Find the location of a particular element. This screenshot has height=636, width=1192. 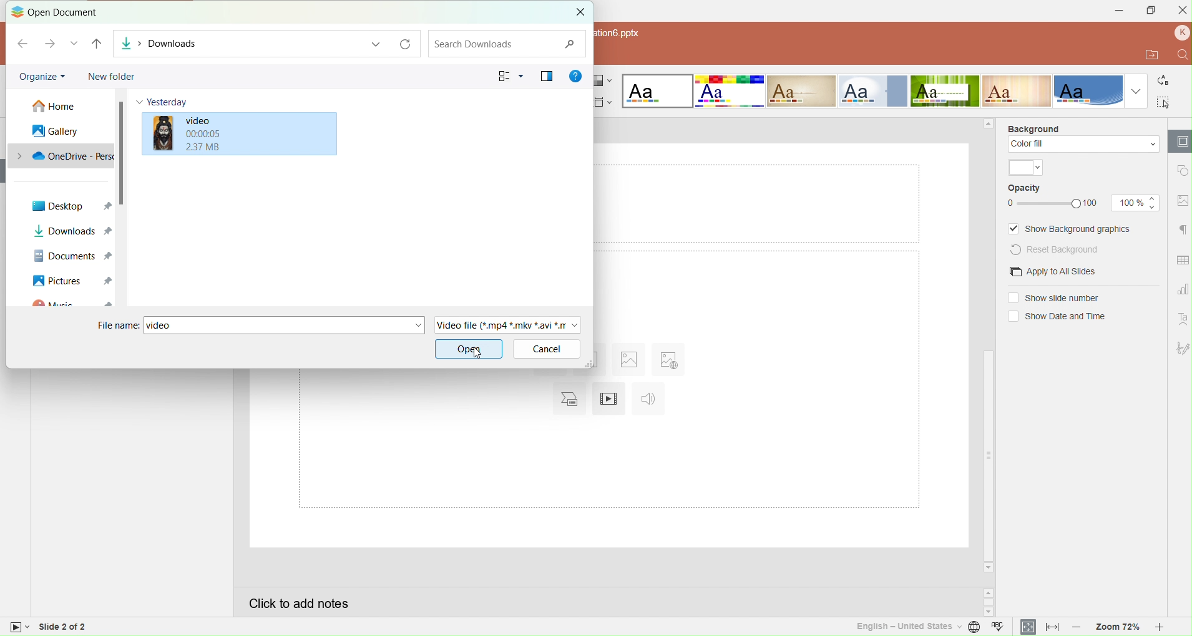

Documents is located at coordinates (71, 256).